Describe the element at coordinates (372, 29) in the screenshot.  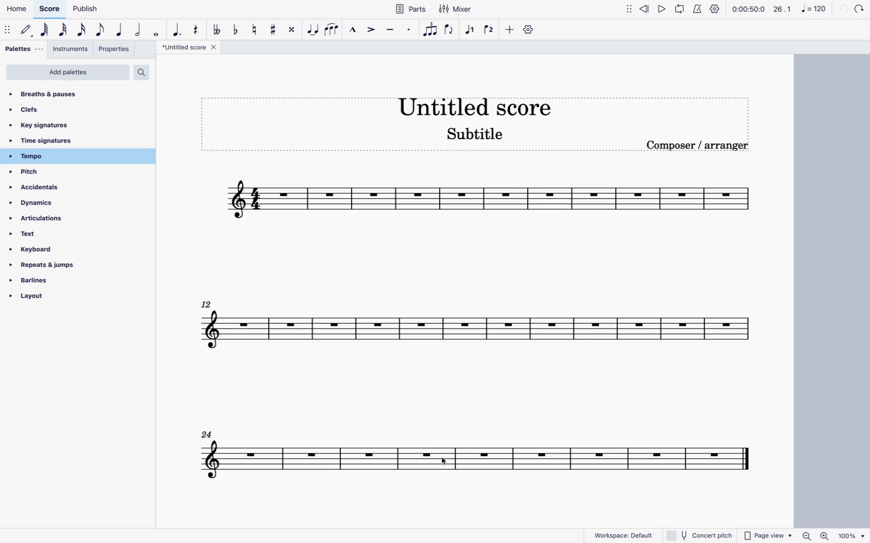
I see `accent` at that location.